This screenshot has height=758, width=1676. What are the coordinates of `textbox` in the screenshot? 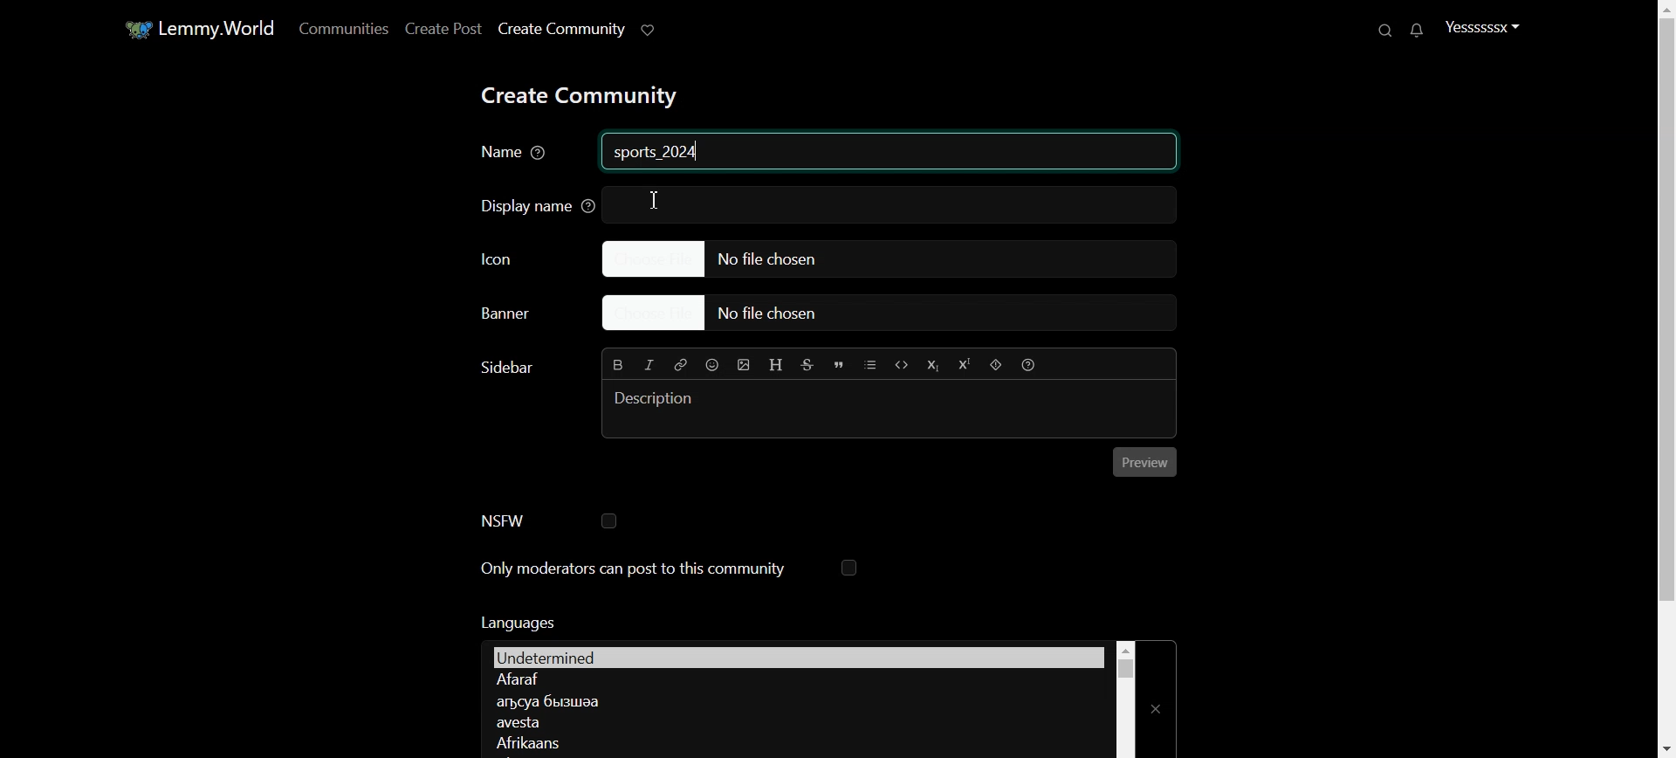 It's located at (903, 203).